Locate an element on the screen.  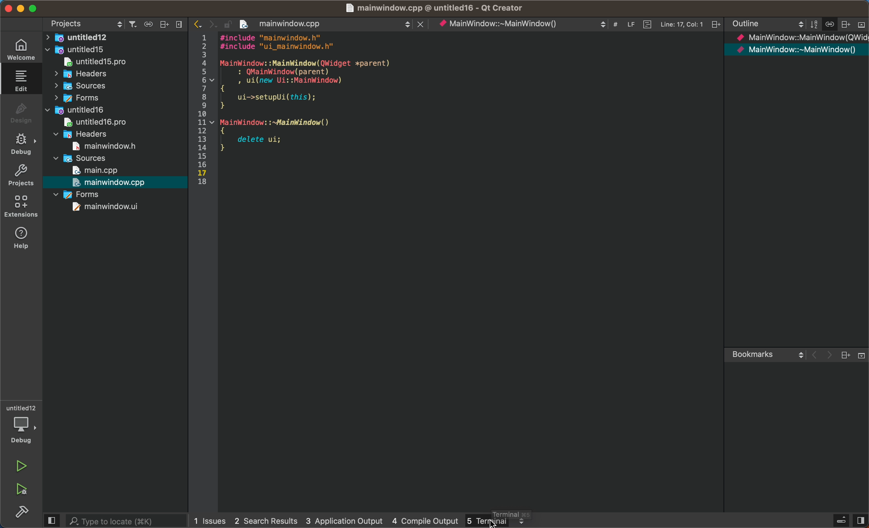
debug is located at coordinates (22, 111).